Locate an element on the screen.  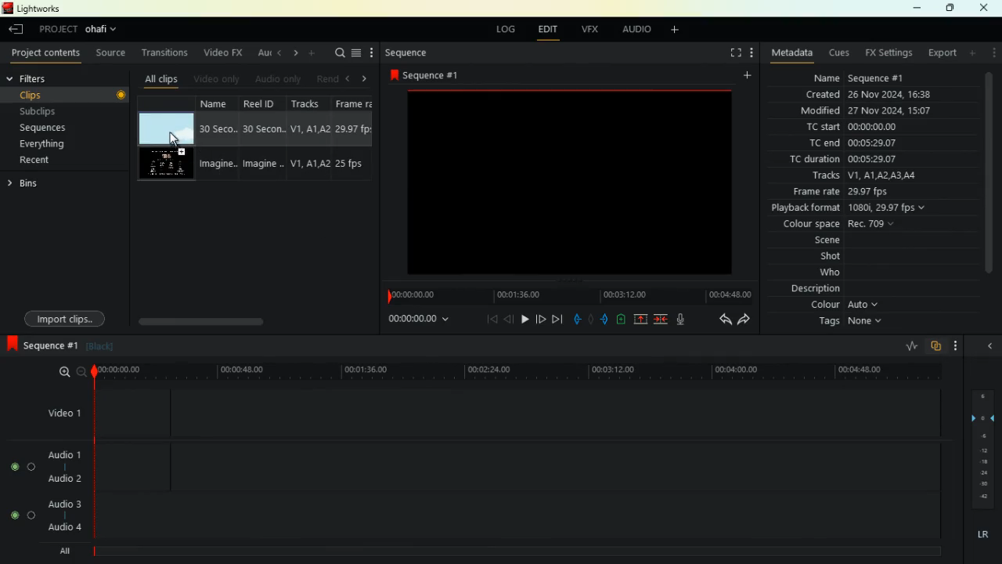
created is located at coordinates (825, 94).